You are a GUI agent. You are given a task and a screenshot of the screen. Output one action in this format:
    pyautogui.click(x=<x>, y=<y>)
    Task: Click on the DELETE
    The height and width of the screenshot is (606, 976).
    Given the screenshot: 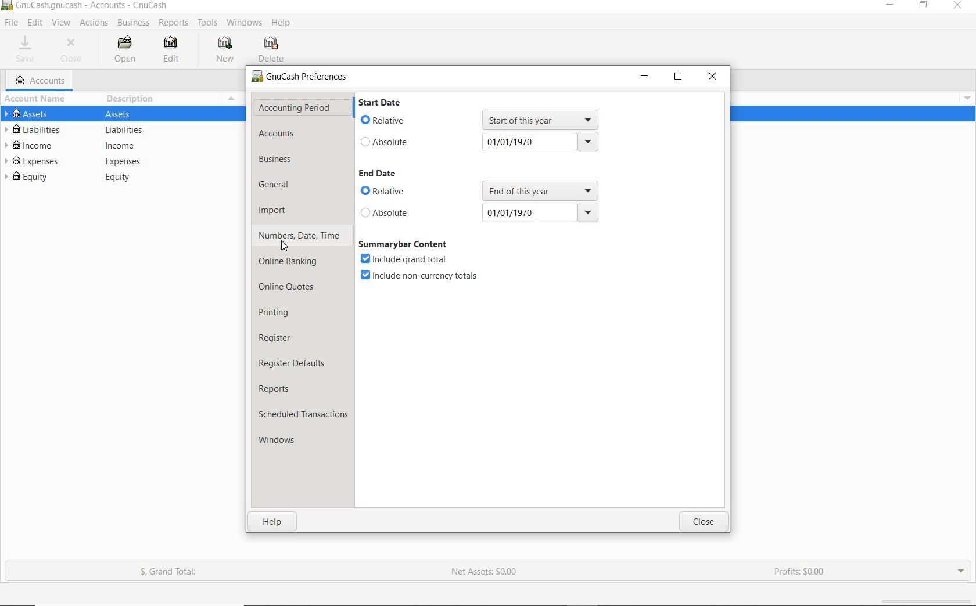 What is the action you would take?
    pyautogui.click(x=273, y=50)
    